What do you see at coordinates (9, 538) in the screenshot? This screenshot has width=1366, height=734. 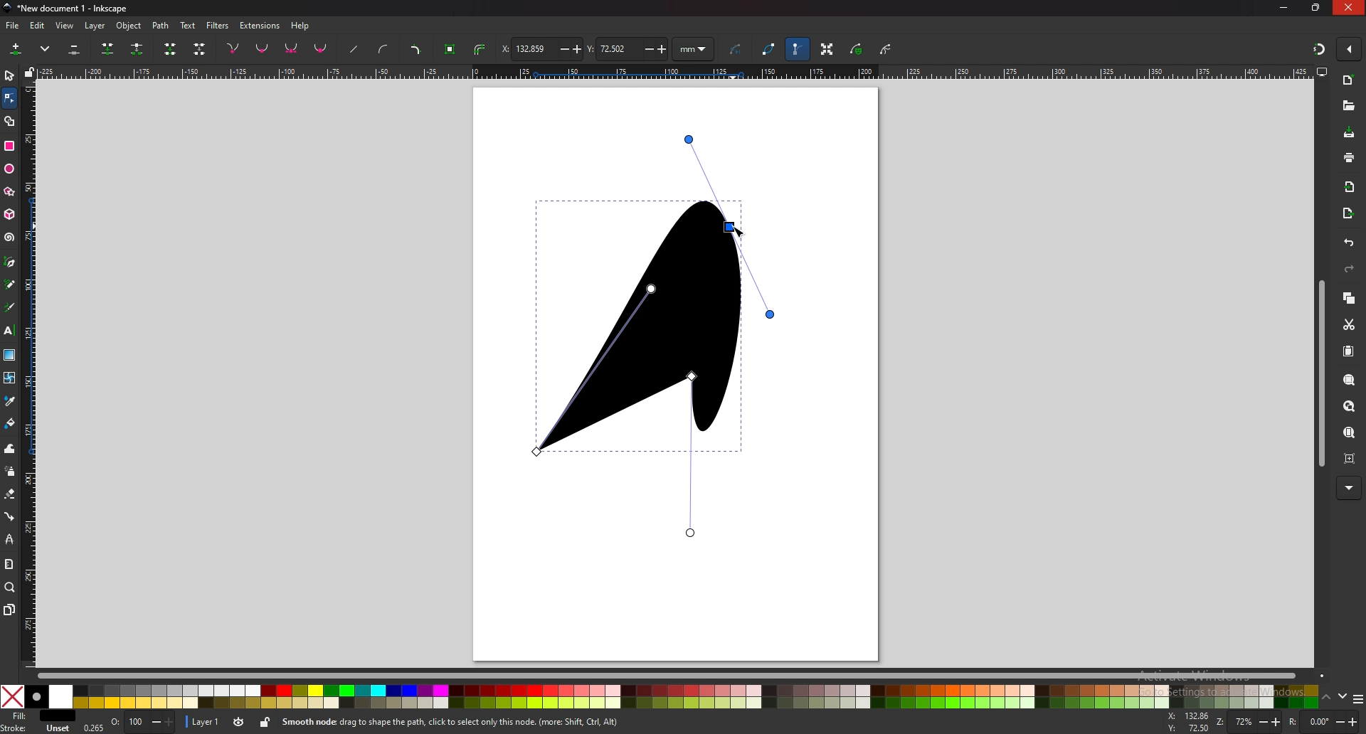 I see `lpe` at bounding box center [9, 538].